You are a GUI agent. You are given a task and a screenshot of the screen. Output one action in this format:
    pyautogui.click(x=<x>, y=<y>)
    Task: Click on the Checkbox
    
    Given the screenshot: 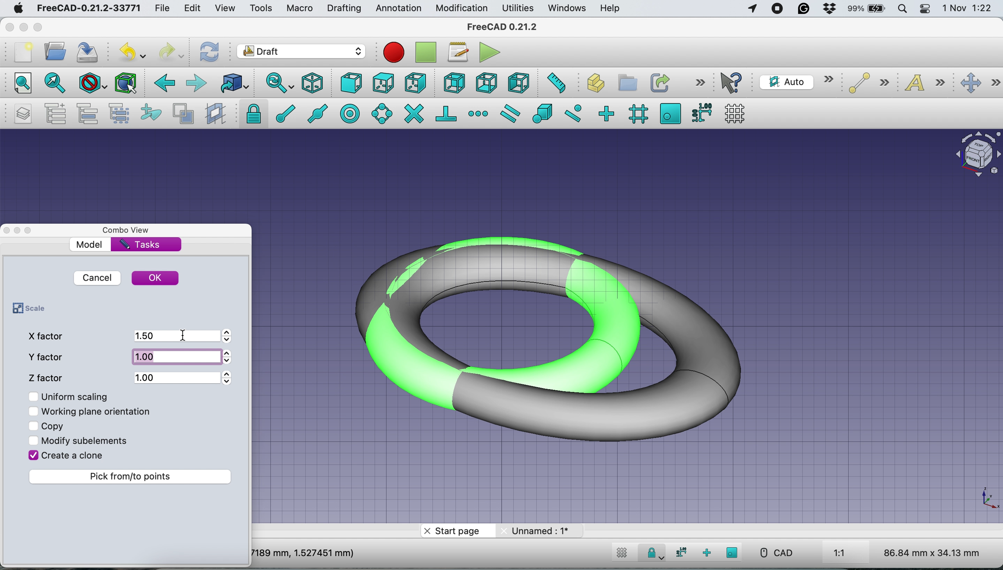 What is the action you would take?
    pyautogui.click(x=34, y=426)
    